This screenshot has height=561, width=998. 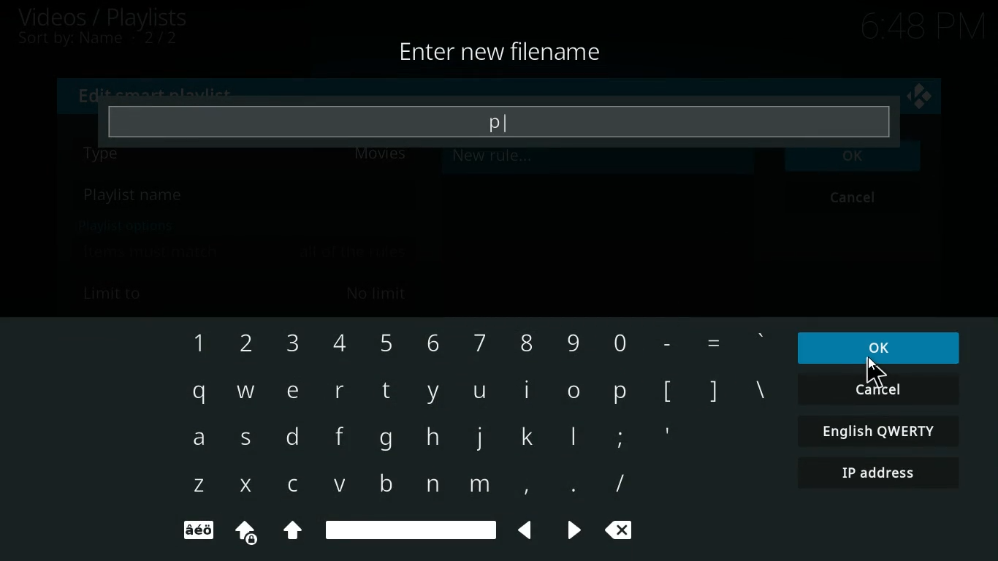 I want to click on n, so click(x=431, y=485).